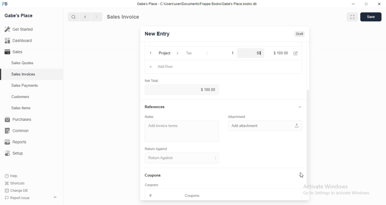 Image resolution: width=386 pixels, height=205 pixels. I want to click on - Sales, so click(19, 53).